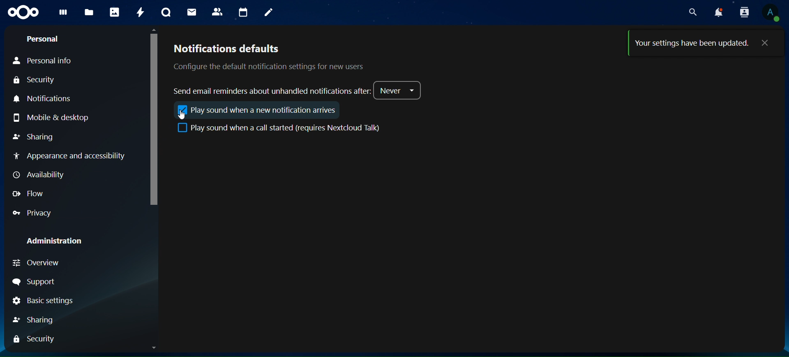 The image size is (789, 357). What do you see at coordinates (693, 44) in the screenshot?
I see `text` at bounding box center [693, 44].